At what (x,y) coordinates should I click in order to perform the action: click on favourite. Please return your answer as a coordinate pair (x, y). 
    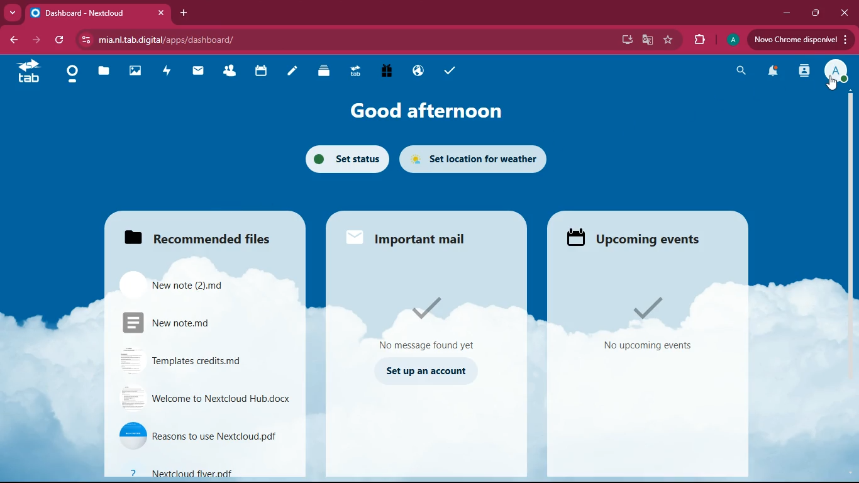
    Looking at the image, I should click on (668, 40).